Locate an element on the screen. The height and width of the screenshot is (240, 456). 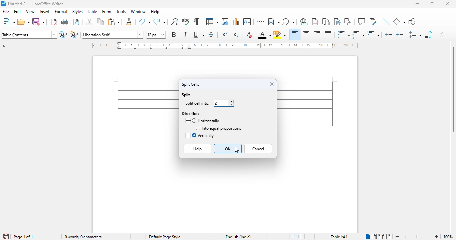
align left is located at coordinates (295, 35).